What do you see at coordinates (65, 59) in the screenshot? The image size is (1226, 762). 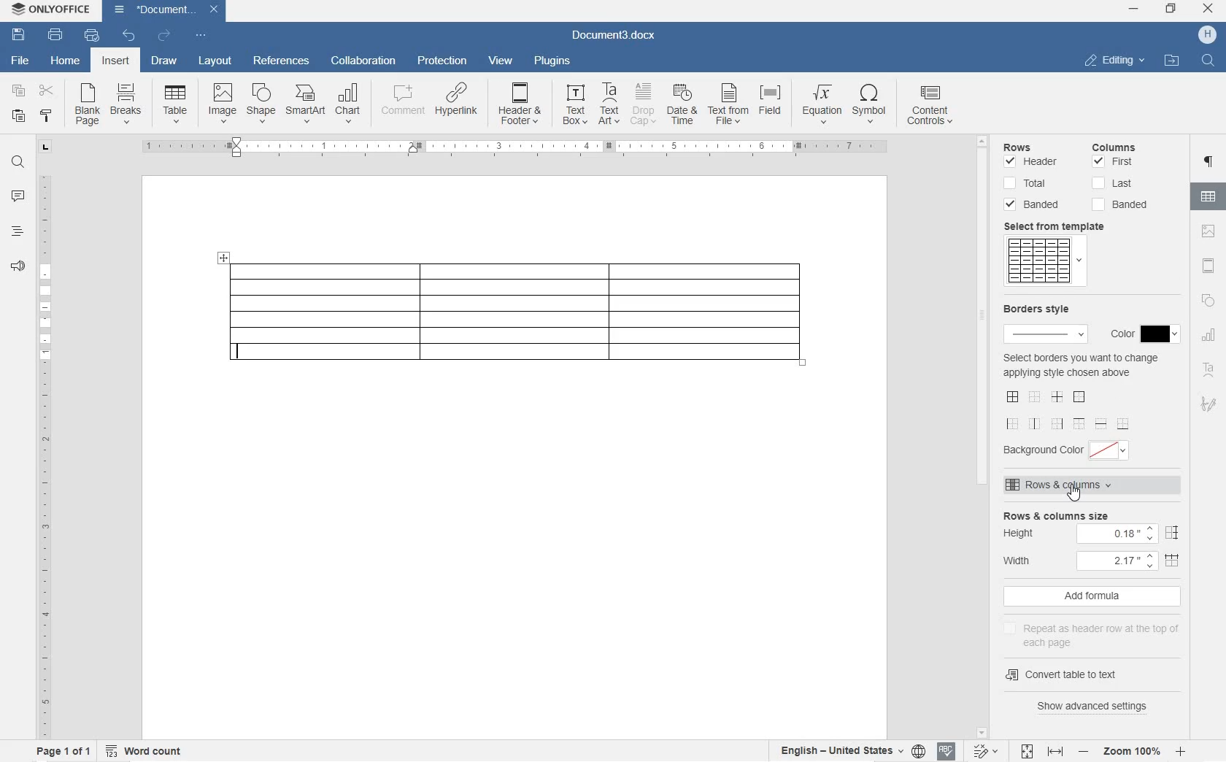 I see `HOME` at bounding box center [65, 59].